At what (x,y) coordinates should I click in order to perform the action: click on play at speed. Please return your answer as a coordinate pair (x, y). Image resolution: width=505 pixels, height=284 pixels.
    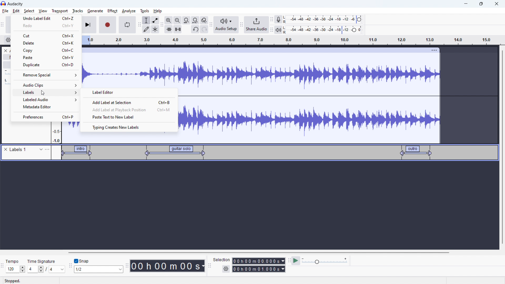
    Looking at the image, I should click on (296, 260).